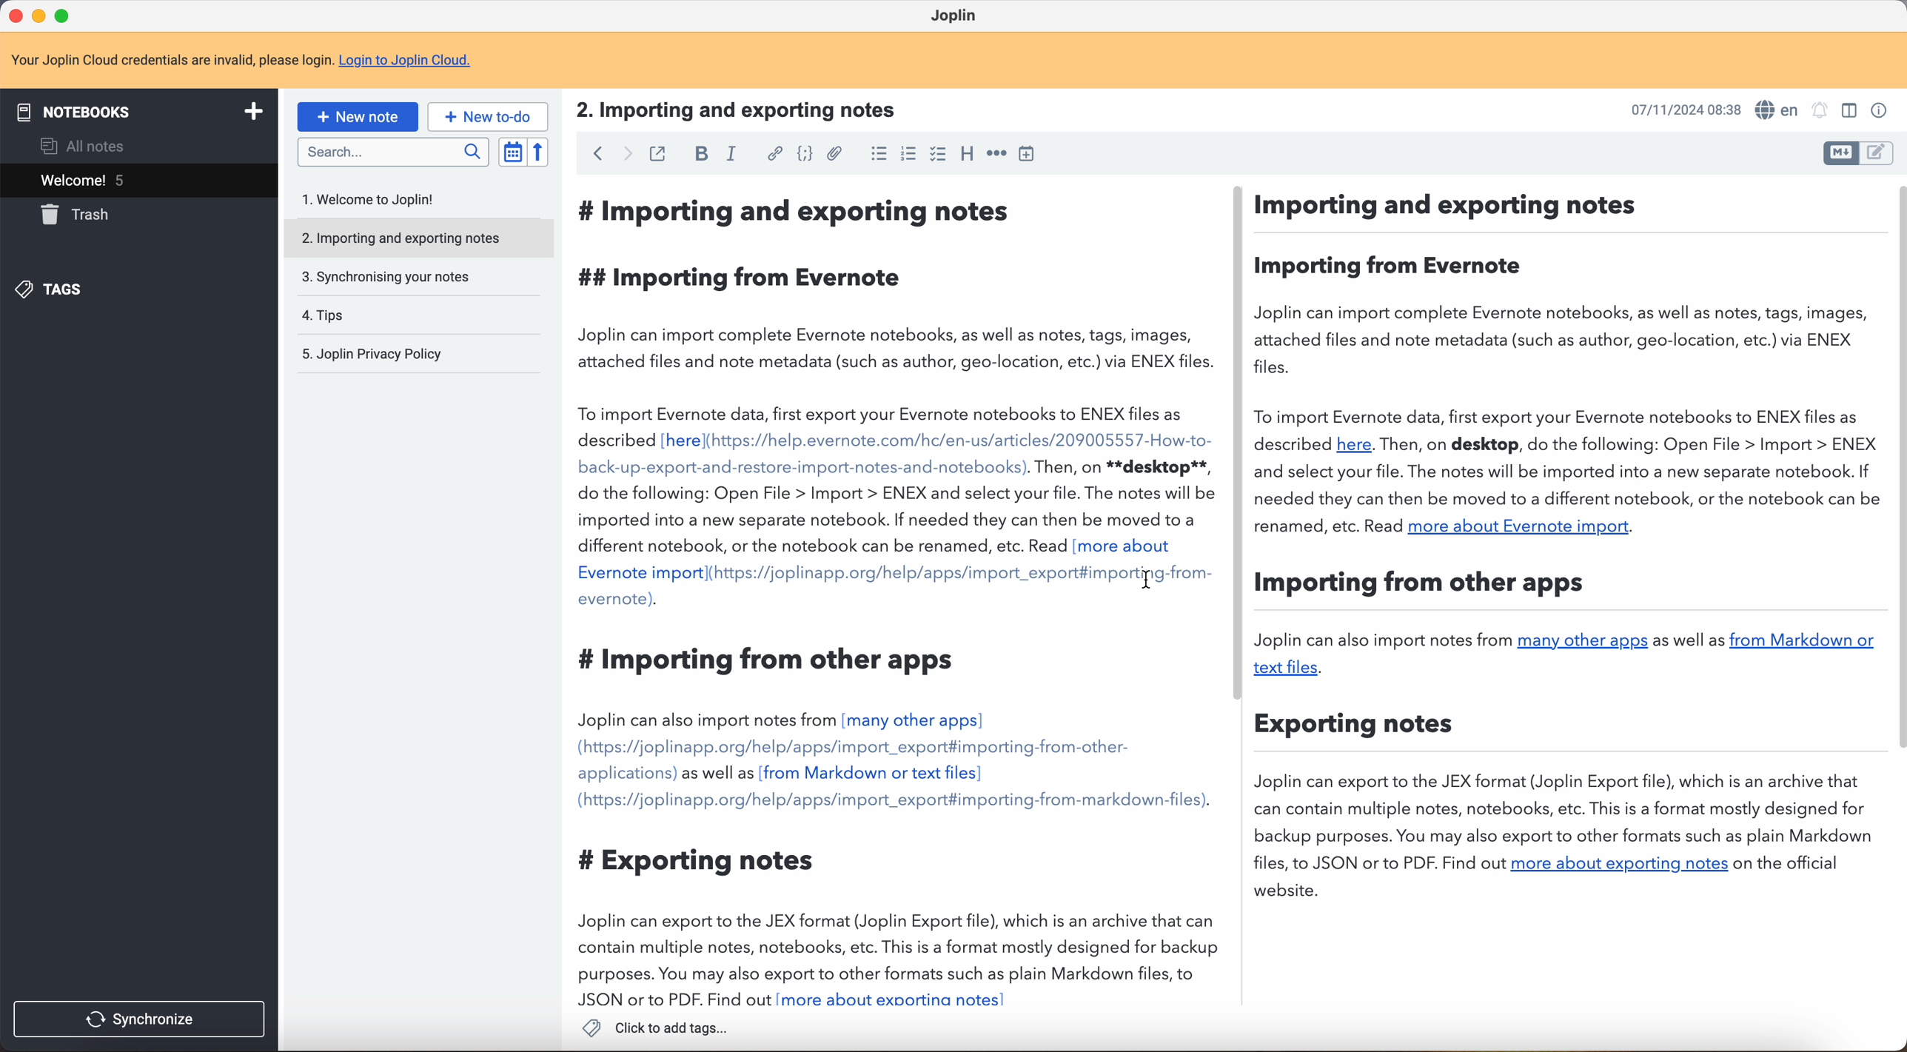 This screenshot has height=1052, width=1907. Describe the element at coordinates (1877, 153) in the screenshot. I see `toggle editor layout` at that location.